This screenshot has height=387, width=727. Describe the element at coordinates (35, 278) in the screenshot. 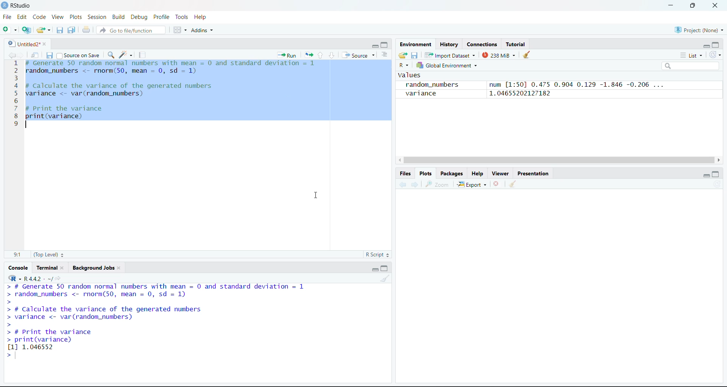

I see `R 4.4.2 ~/` at that location.